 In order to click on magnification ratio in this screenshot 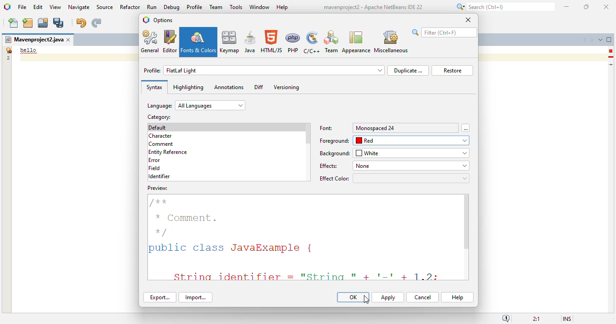, I will do `click(536, 318)`.